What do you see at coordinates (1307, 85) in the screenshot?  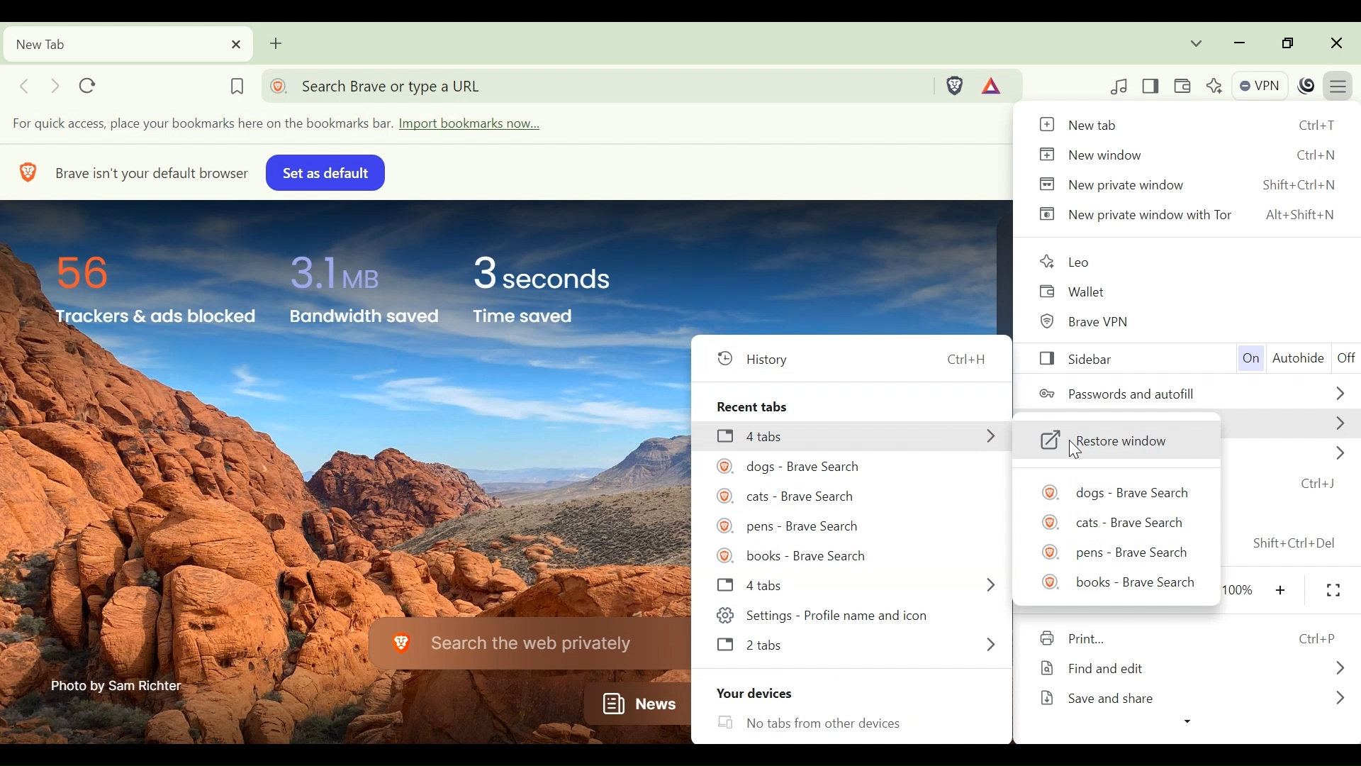 I see `Profile` at bounding box center [1307, 85].